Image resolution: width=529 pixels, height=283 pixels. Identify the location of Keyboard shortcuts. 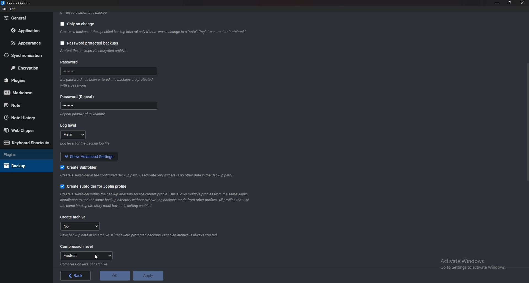
(25, 143).